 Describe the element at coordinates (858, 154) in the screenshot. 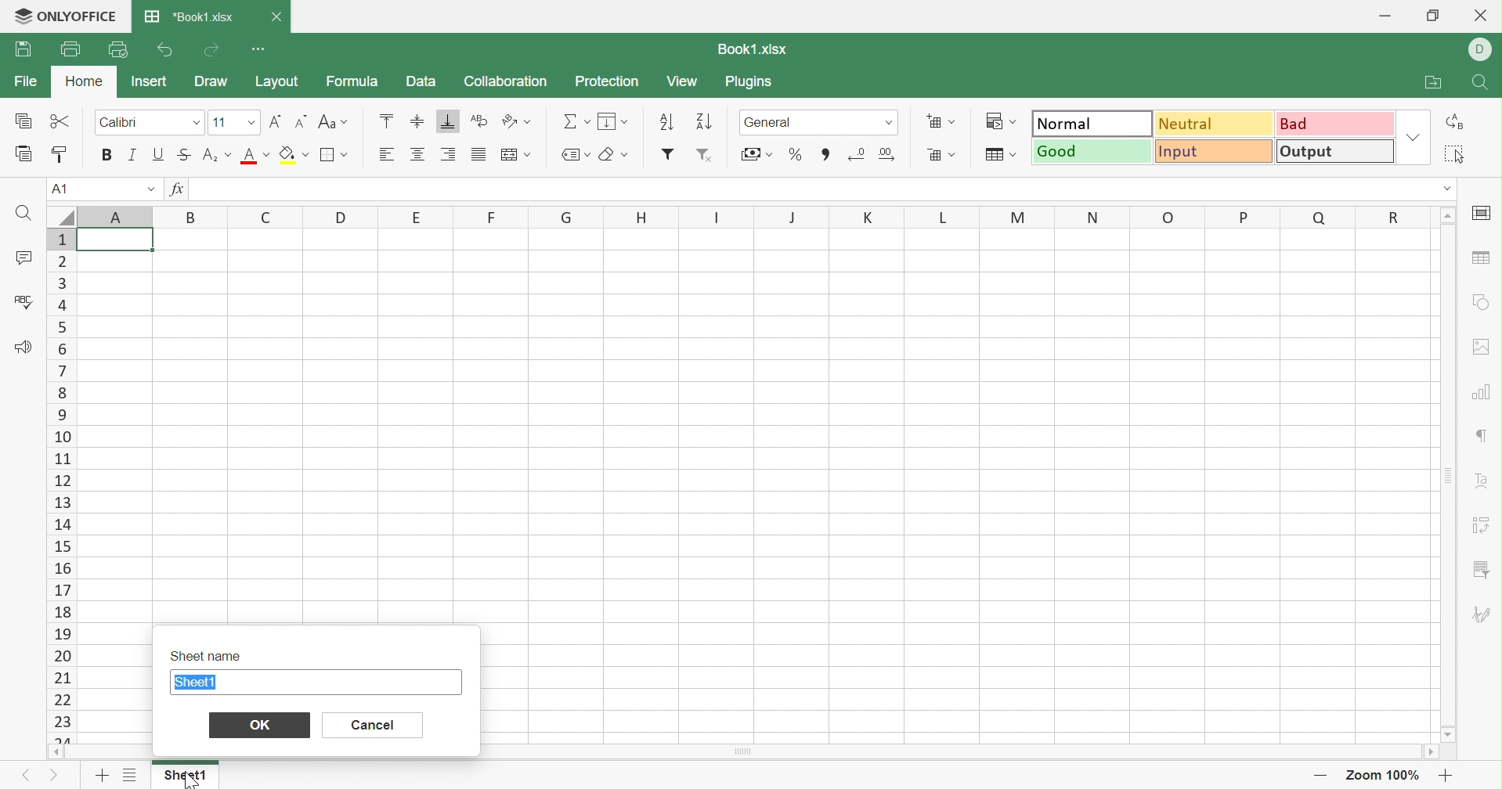

I see `Decrease decimal` at that location.